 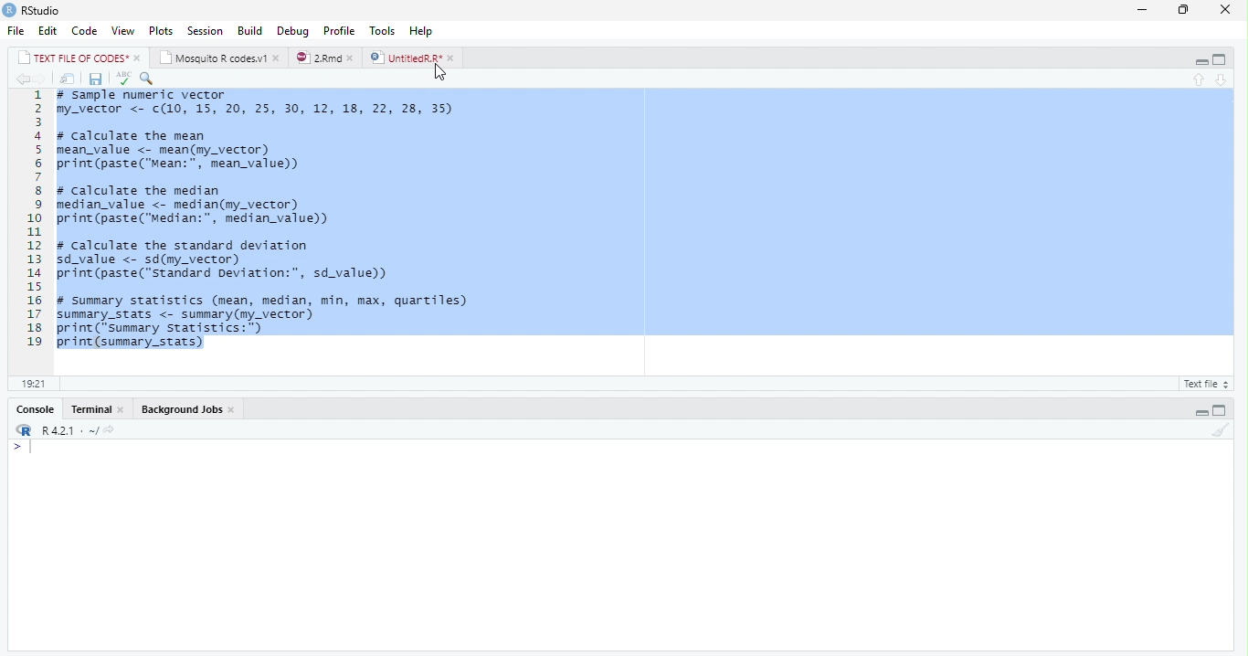 What do you see at coordinates (293, 30) in the screenshot?
I see `debug` at bounding box center [293, 30].